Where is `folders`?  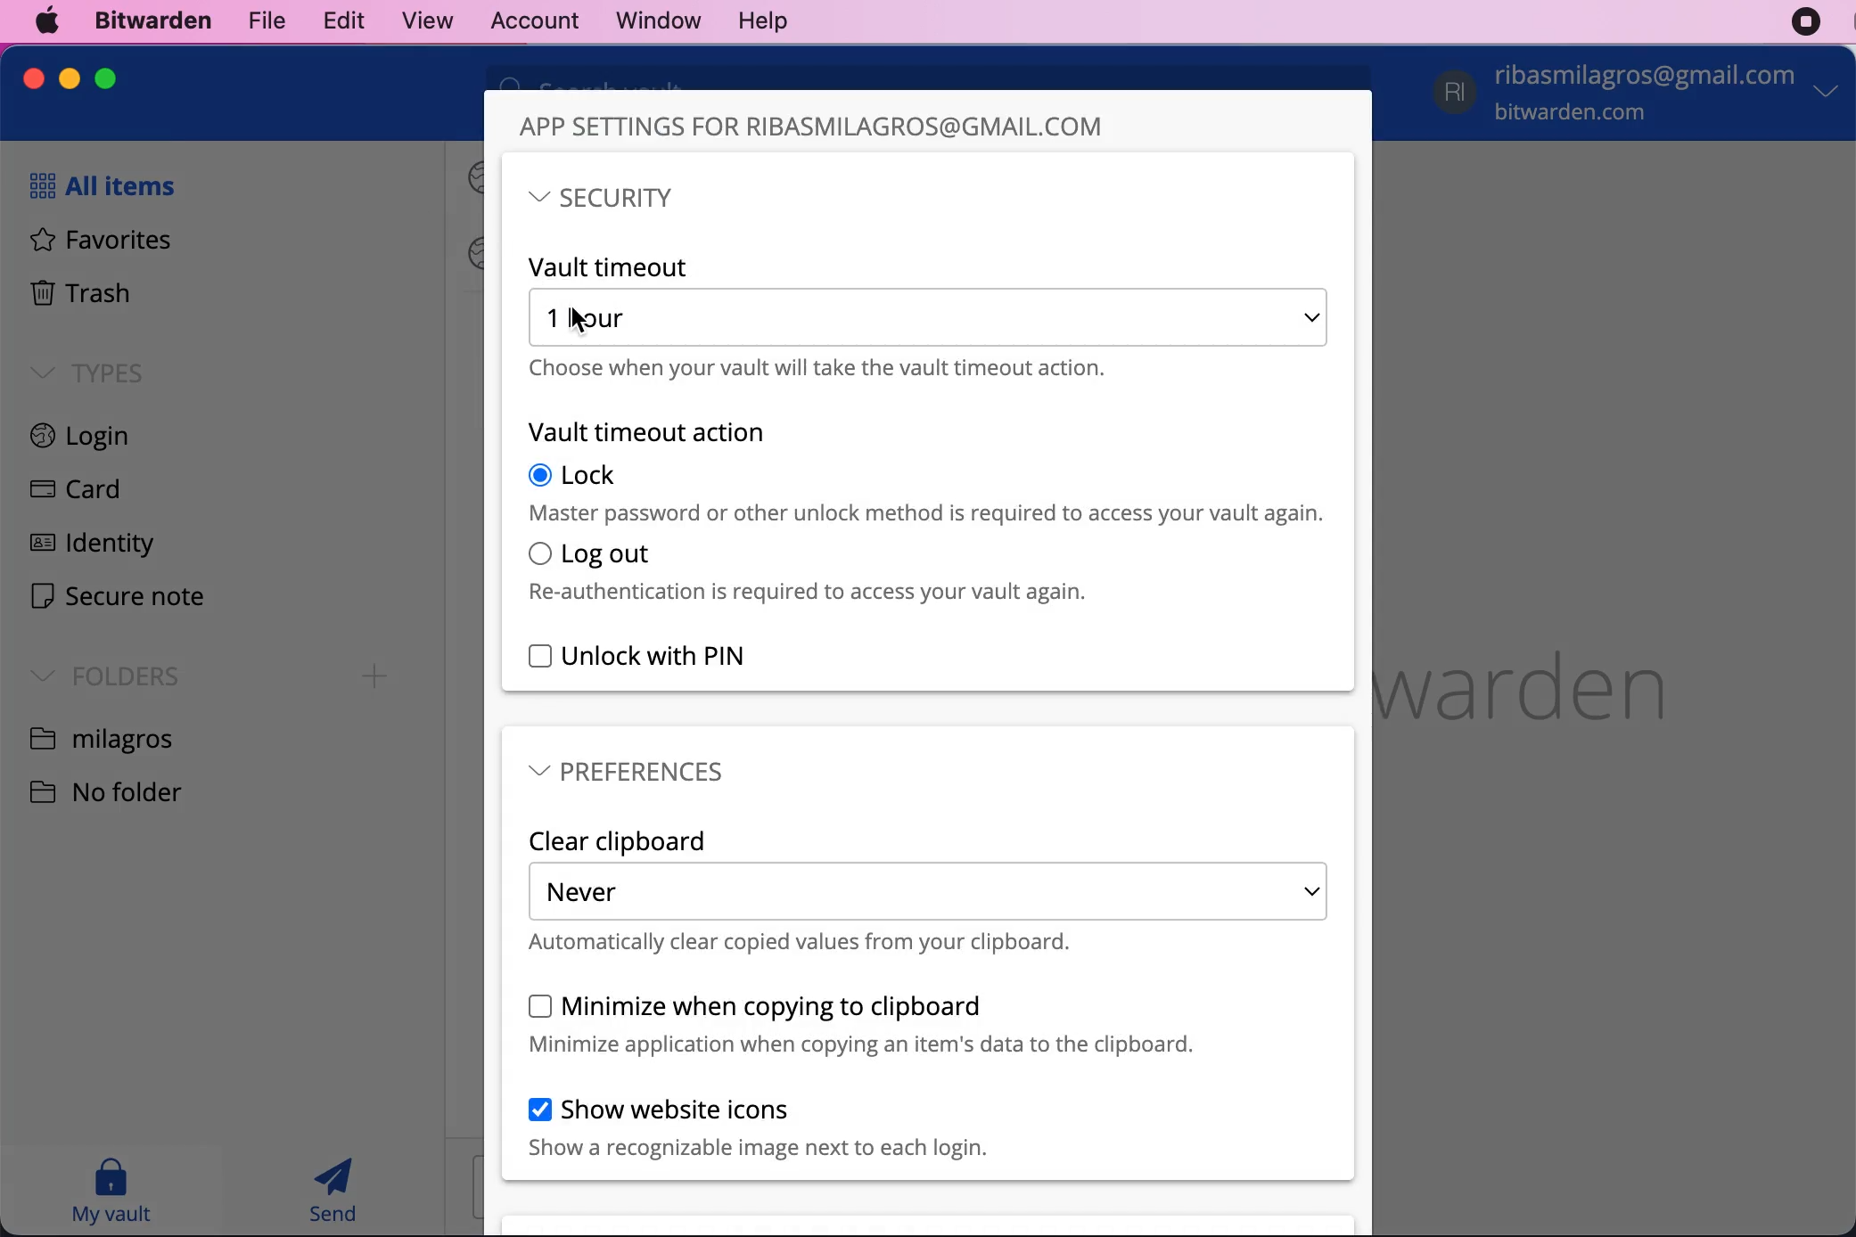 folders is located at coordinates (99, 674).